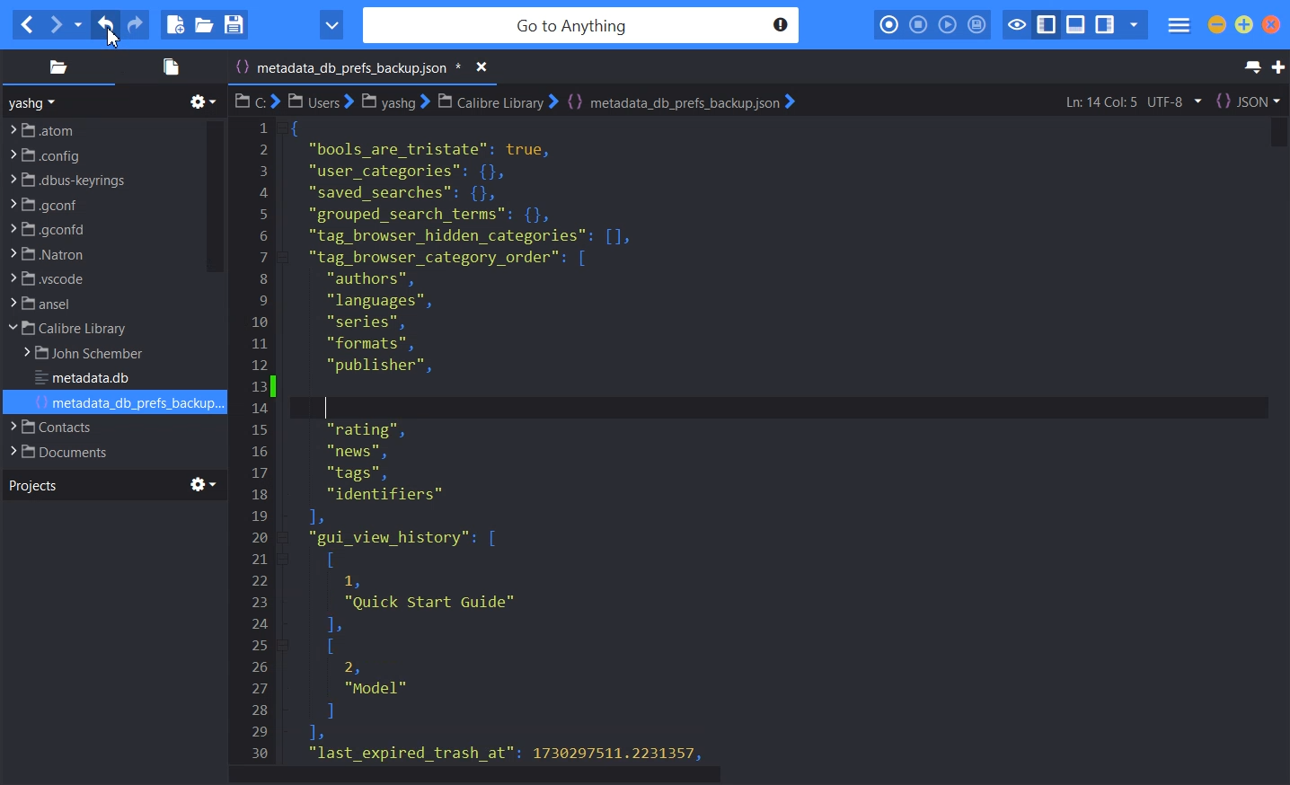 The image size is (1290, 785). What do you see at coordinates (393, 101) in the screenshot?
I see `yashg File` at bounding box center [393, 101].